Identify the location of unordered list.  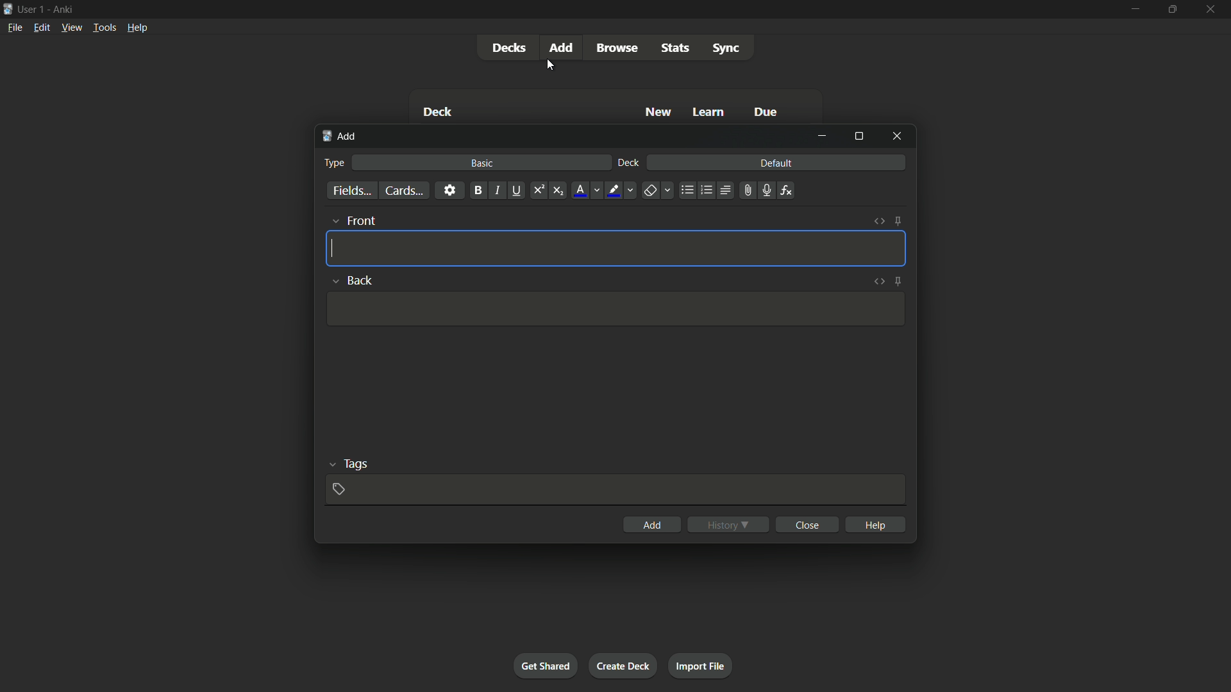
(687, 190).